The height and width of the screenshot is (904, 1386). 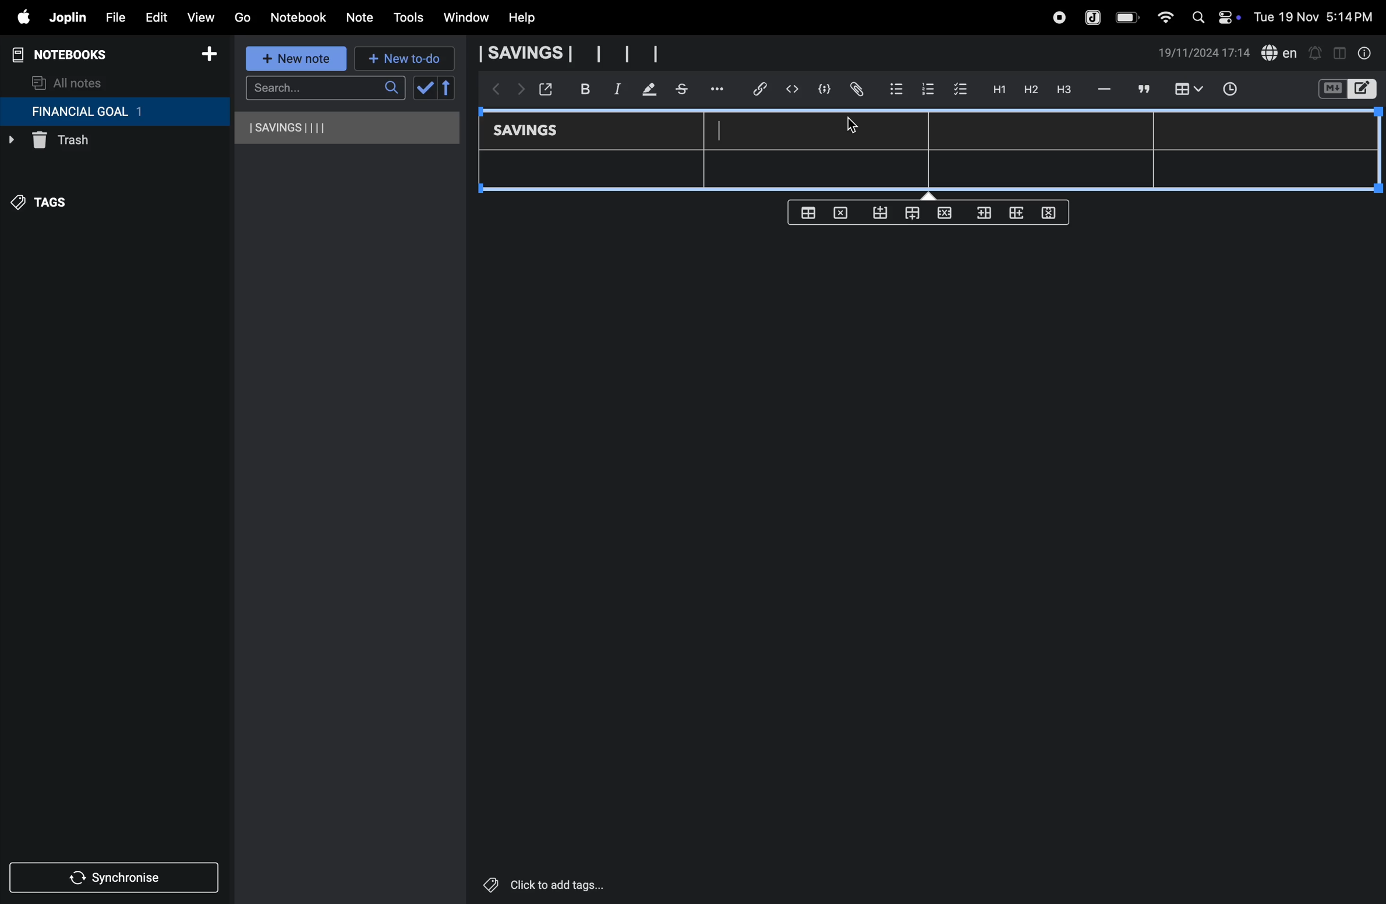 What do you see at coordinates (70, 55) in the screenshot?
I see `notebooks` at bounding box center [70, 55].